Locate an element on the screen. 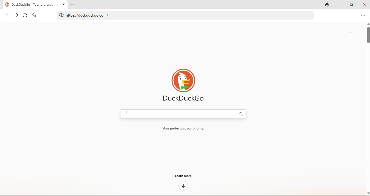 Image resolution: width=370 pixels, height=196 pixels. cursor is located at coordinates (126, 112).